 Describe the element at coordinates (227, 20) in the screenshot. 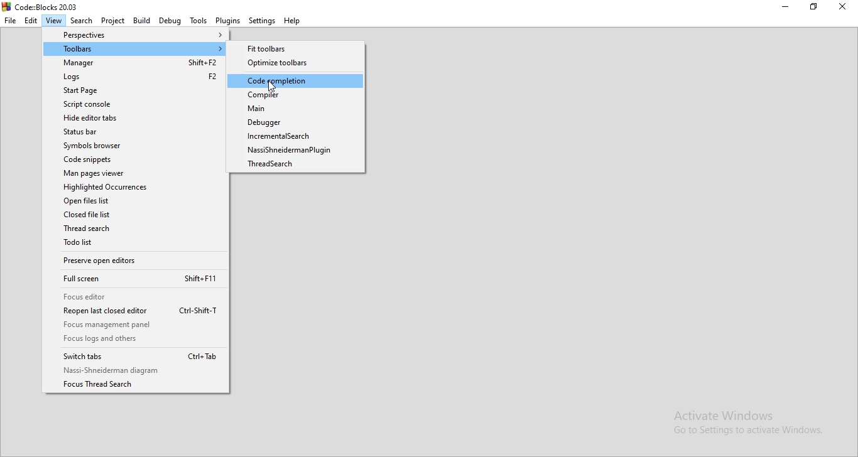

I see `Plugins ` at that location.